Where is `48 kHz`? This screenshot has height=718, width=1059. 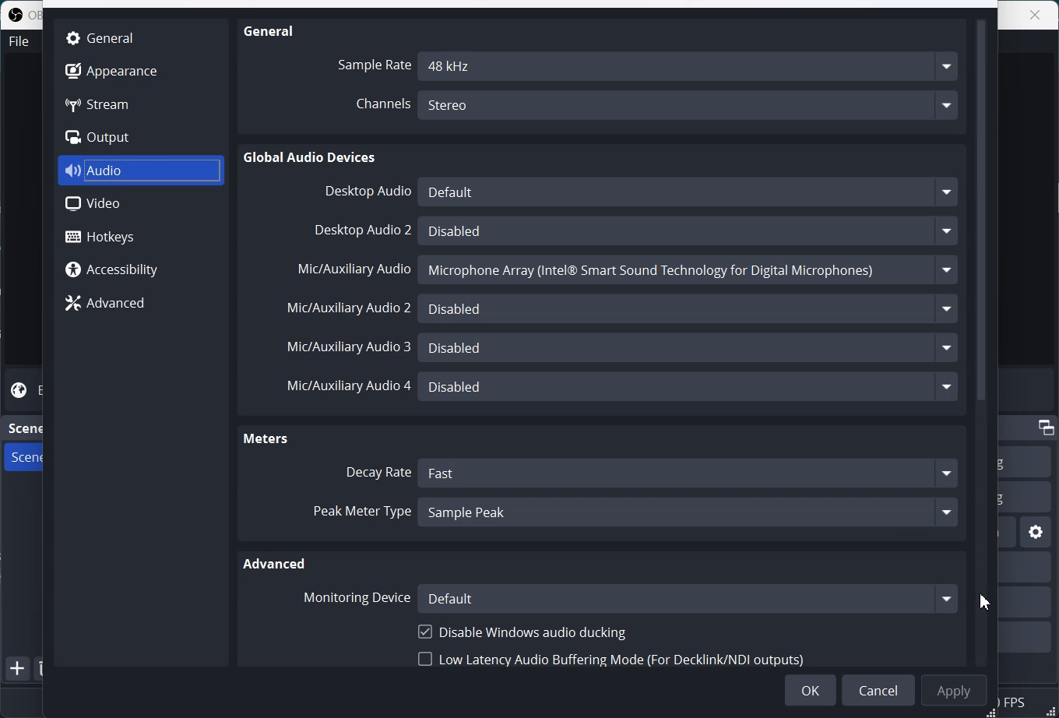 48 kHz is located at coordinates (691, 66).